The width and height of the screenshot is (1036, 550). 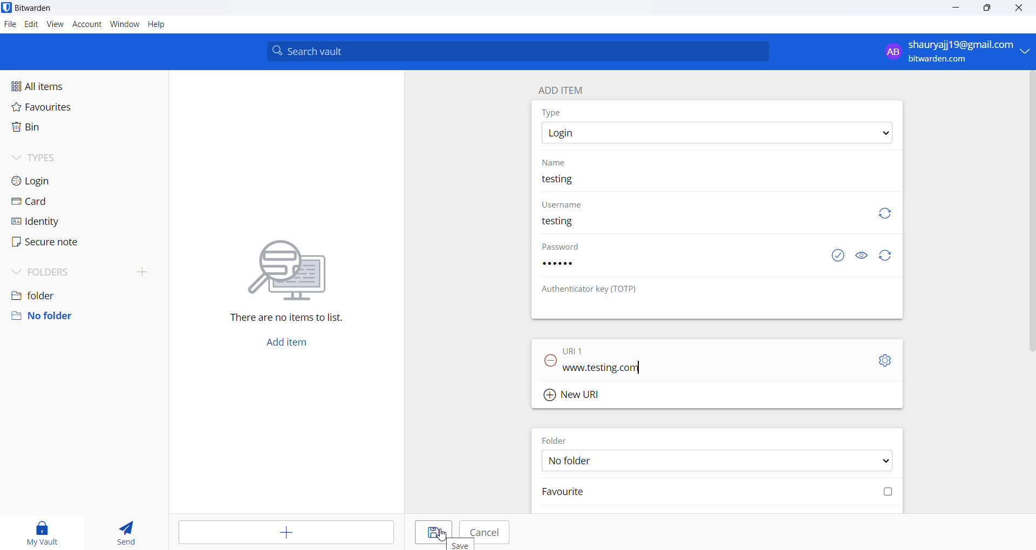 I want to click on types, so click(x=60, y=158).